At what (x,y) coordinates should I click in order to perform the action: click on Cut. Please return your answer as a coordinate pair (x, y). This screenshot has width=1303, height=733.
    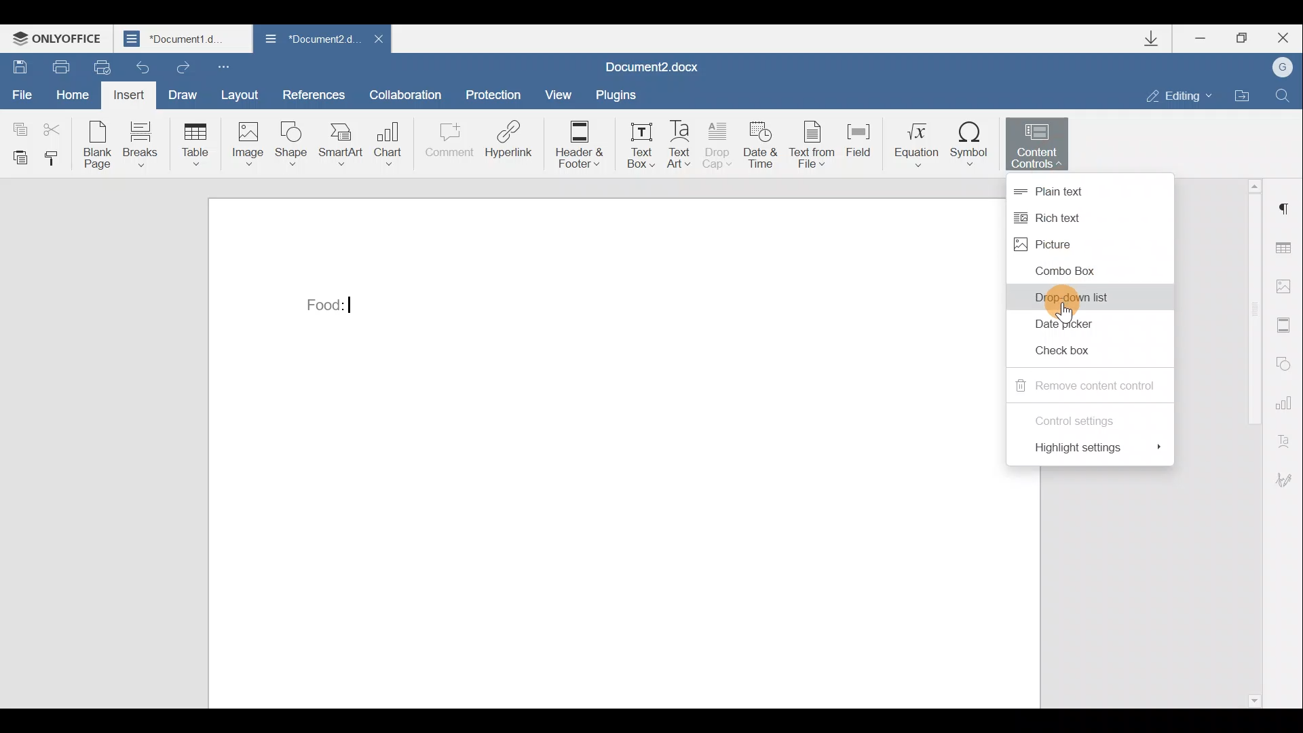
    Looking at the image, I should click on (60, 127).